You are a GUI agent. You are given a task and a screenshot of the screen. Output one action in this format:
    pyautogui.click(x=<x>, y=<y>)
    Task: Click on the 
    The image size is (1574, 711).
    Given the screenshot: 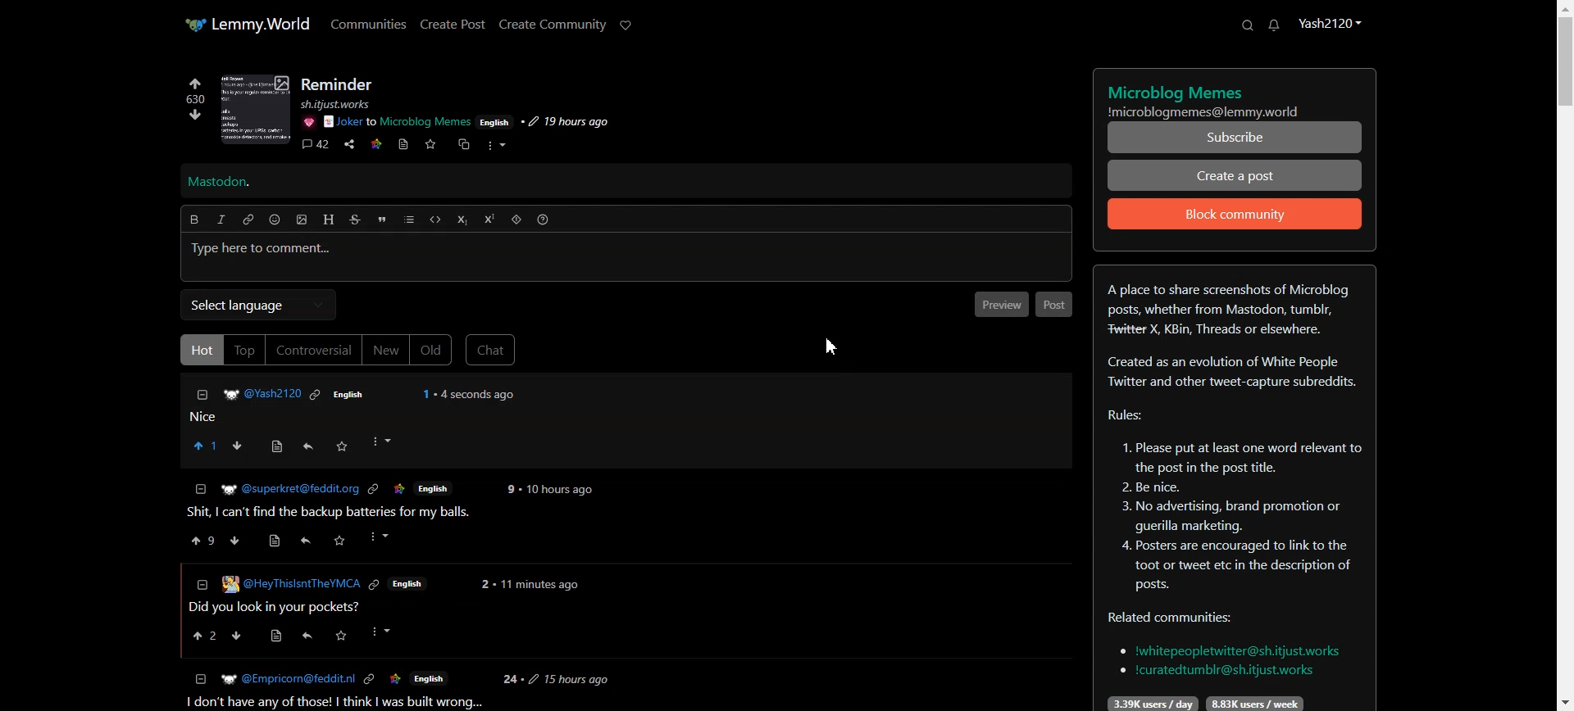 What is the action you would take?
    pyautogui.click(x=398, y=122)
    